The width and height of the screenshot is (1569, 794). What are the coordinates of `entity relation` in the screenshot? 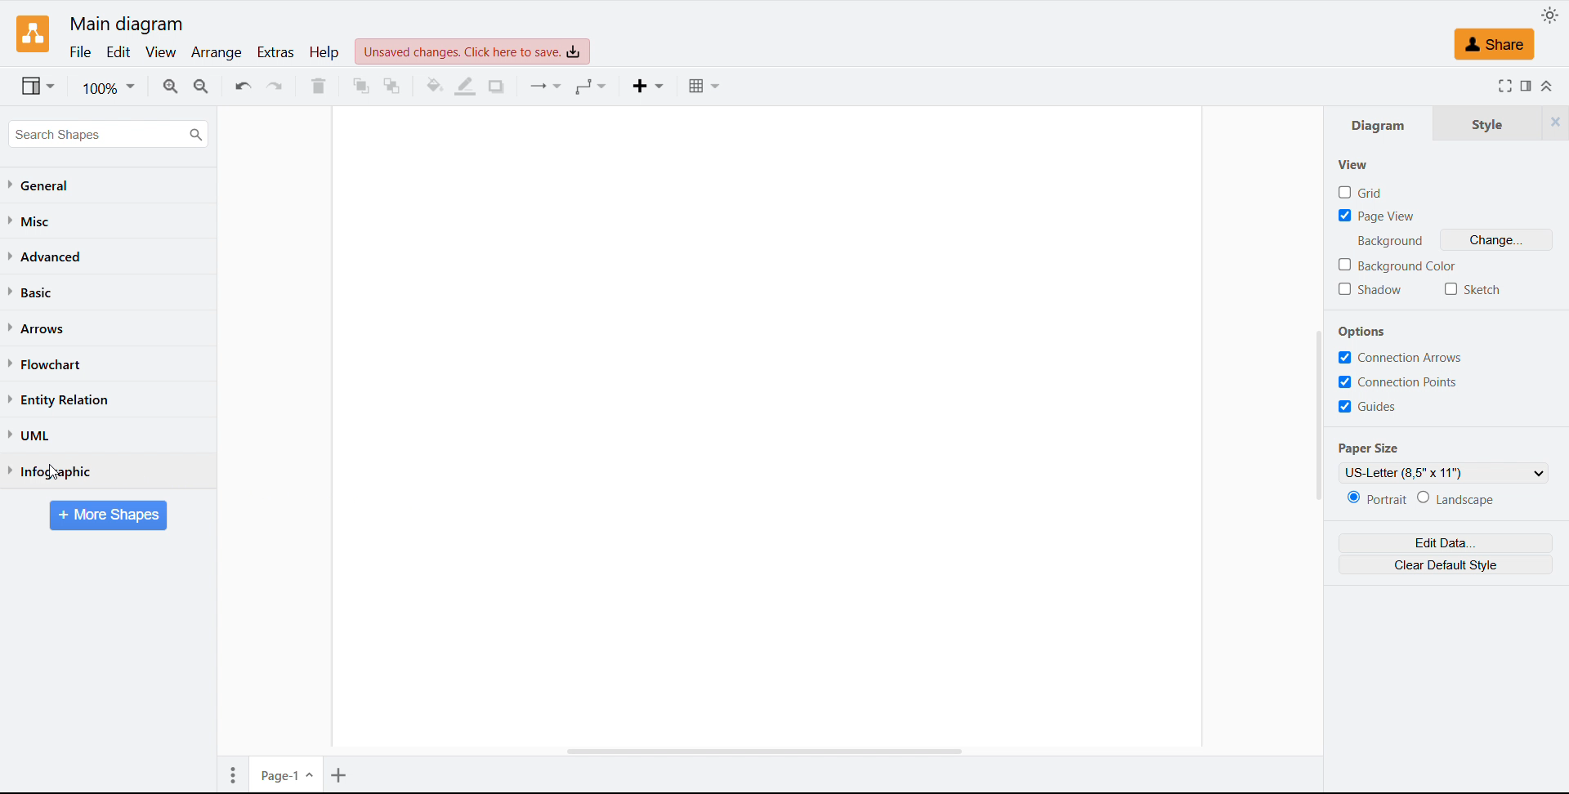 It's located at (59, 400).